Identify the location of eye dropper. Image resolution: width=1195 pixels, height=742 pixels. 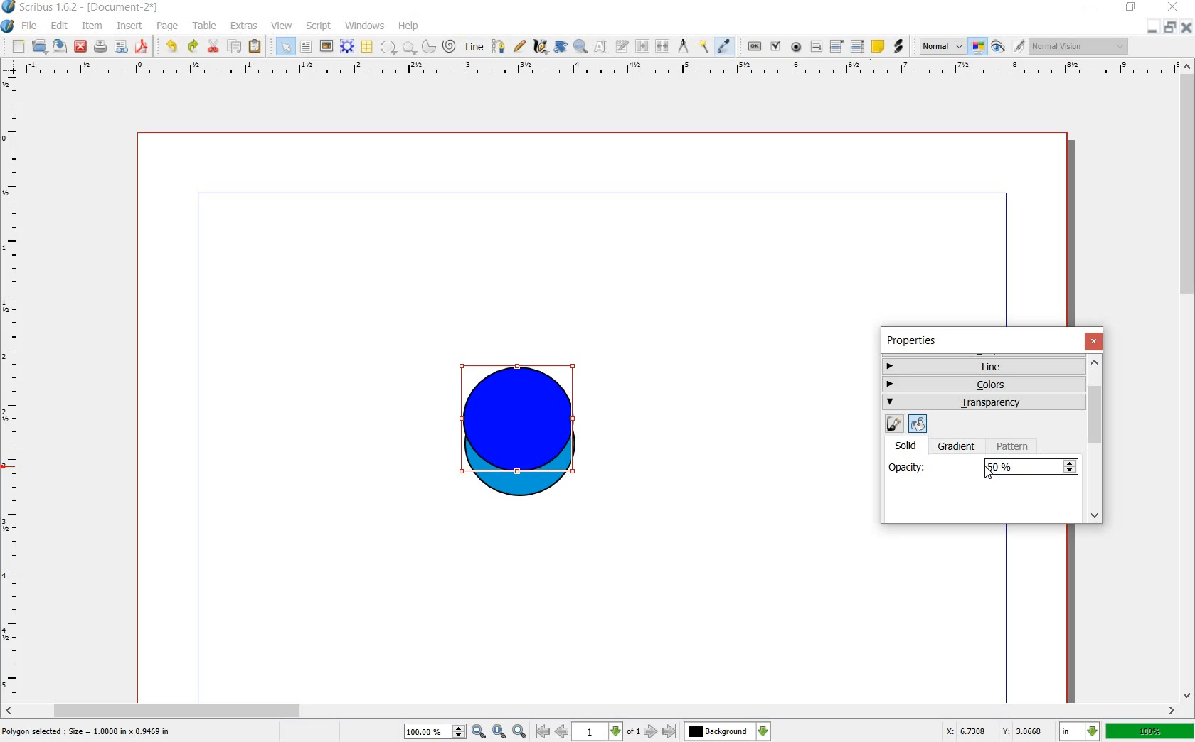
(723, 46).